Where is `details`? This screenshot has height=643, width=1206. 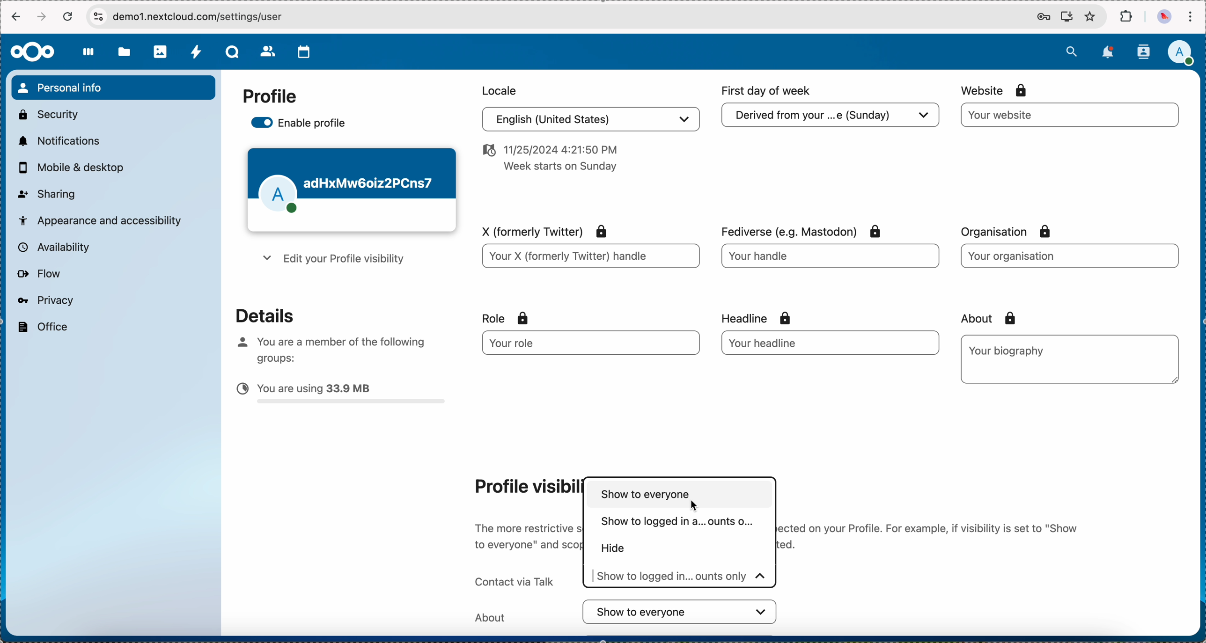
details is located at coordinates (257, 314).